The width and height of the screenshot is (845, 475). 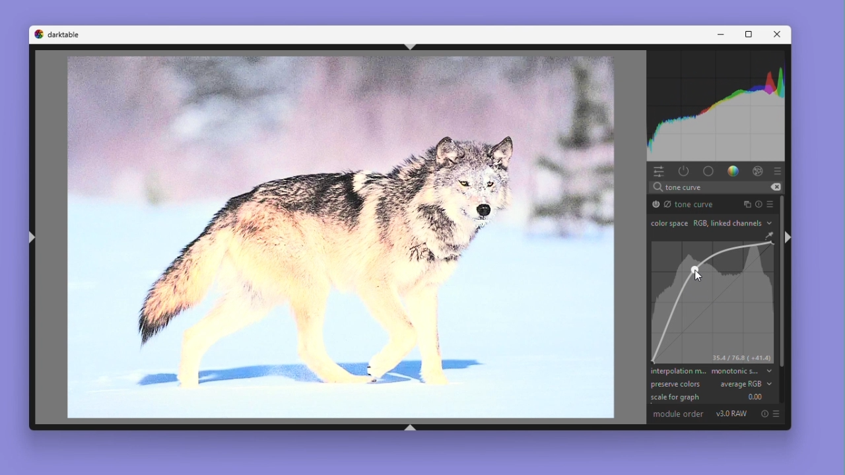 I want to click on Scale for graph, so click(x=710, y=397).